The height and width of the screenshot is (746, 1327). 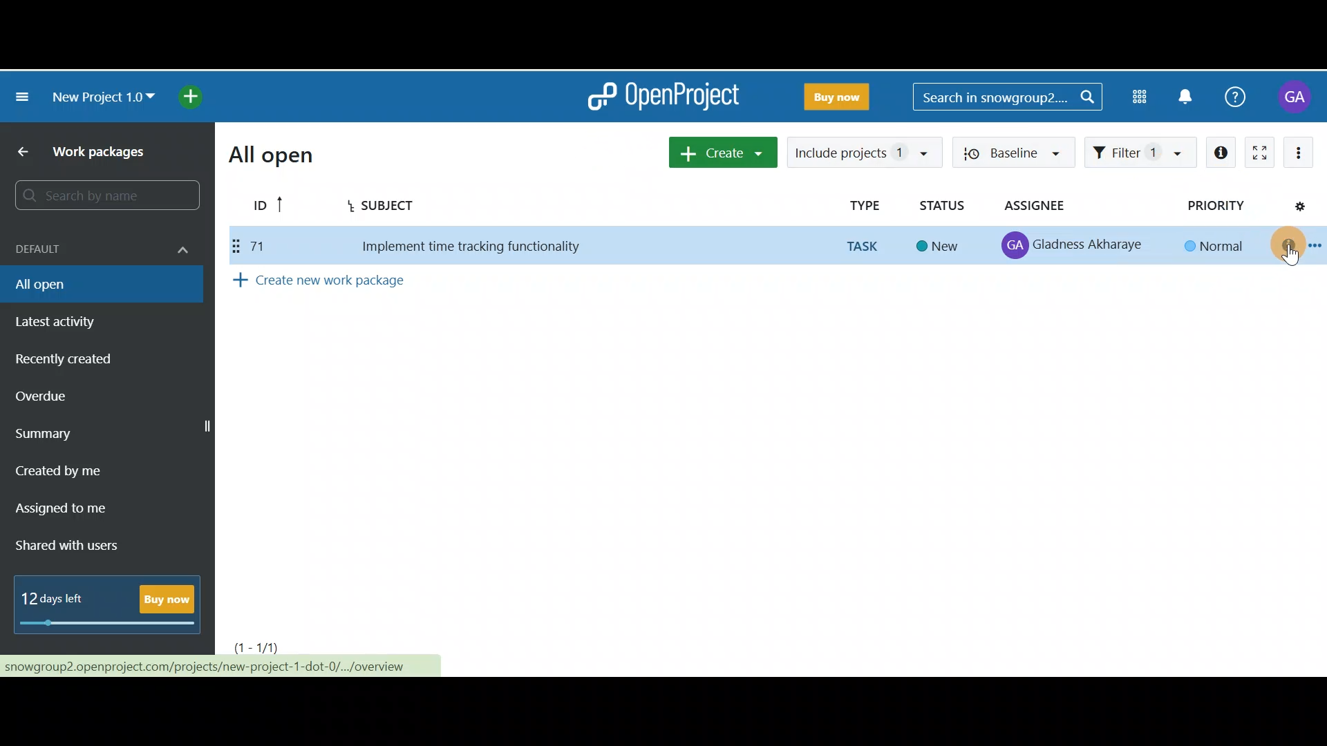 What do you see at coordinates (1015, 247) in the screenshot?
I see `profile icon` at bounding box center [1015, 247].